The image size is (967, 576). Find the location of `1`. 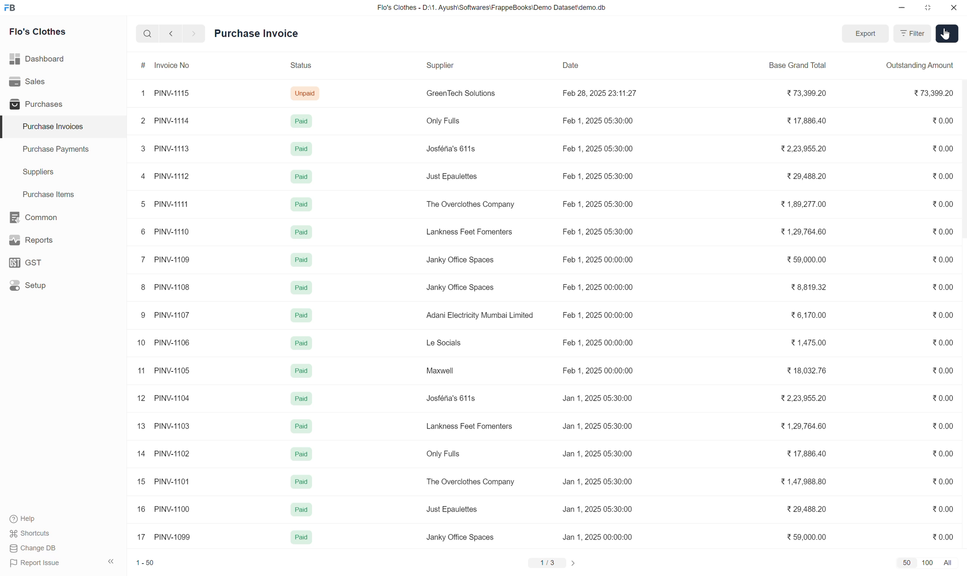

1 is located at coordinates (141, 93).